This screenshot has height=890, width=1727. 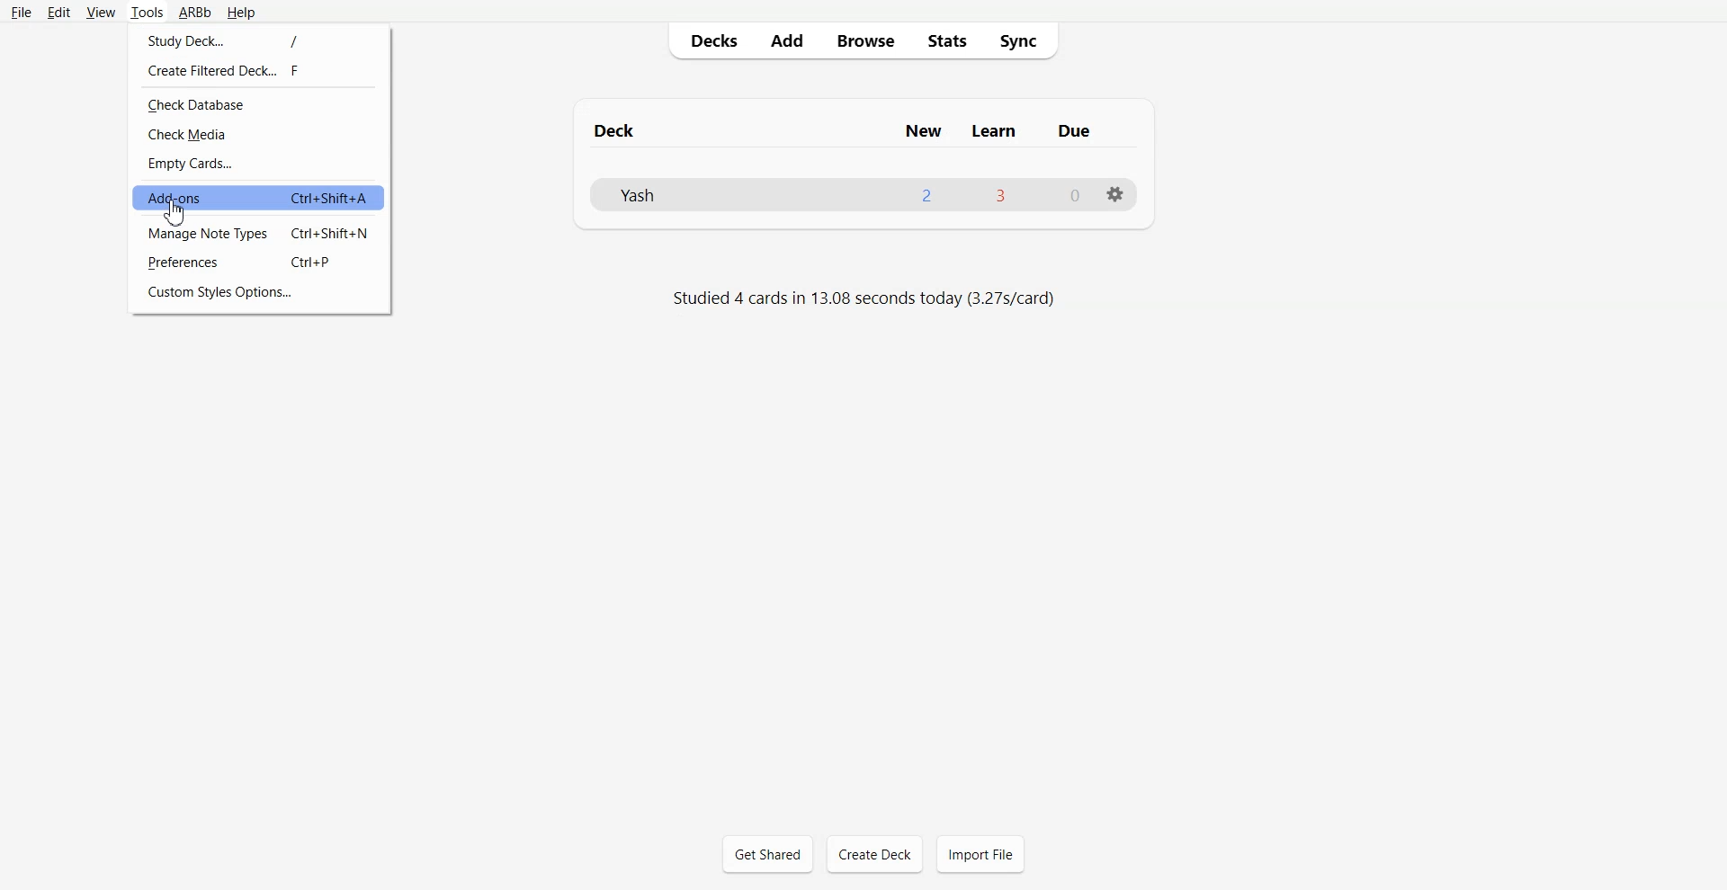 What do you see at coordinates (256, 70) in the screenshot?
I see `Created Filtered Deck` at bounding box center [256, 70].